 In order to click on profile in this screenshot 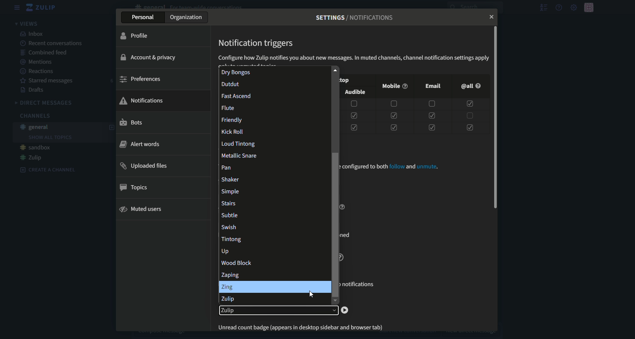, I will do `click(136, 36)`.